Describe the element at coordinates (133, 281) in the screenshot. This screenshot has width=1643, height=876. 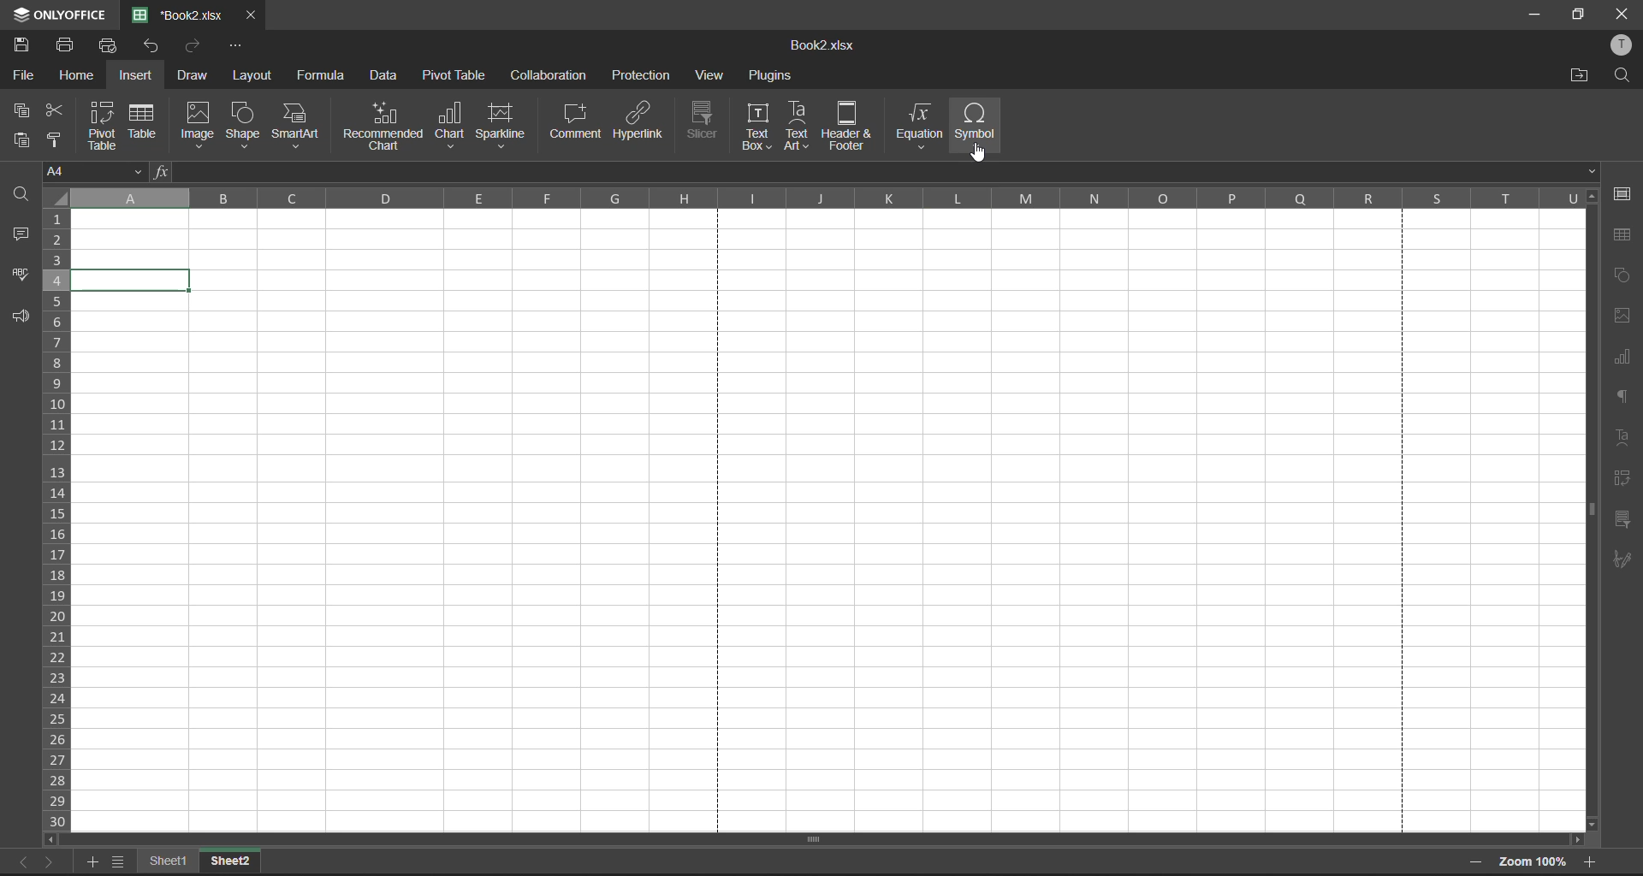
I see `selected cell` at that location.